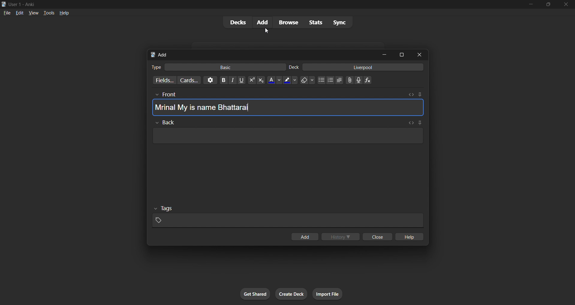 Image resolution: width=575 pixels, height=305 pixels. What do you see at coordinates (418, 54) in the screenshot?
I see `close` at bounding box center [418, 54].